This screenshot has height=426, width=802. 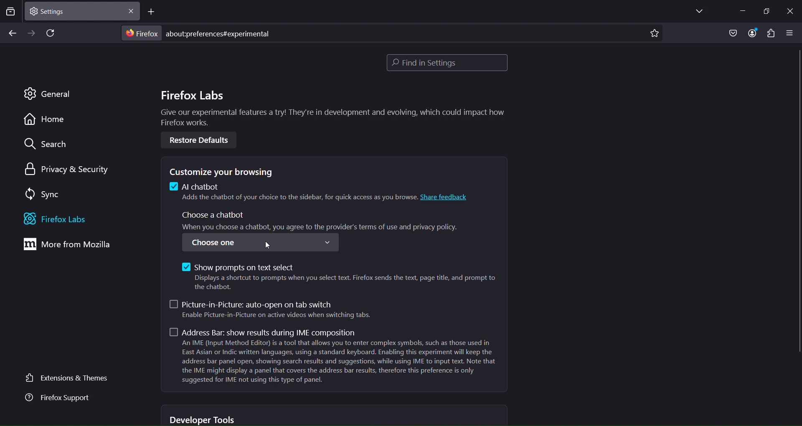 What do you see at coordinates (654, 34) in the screenshot?
I see `bookmark page` at bounding box center [654, 34].